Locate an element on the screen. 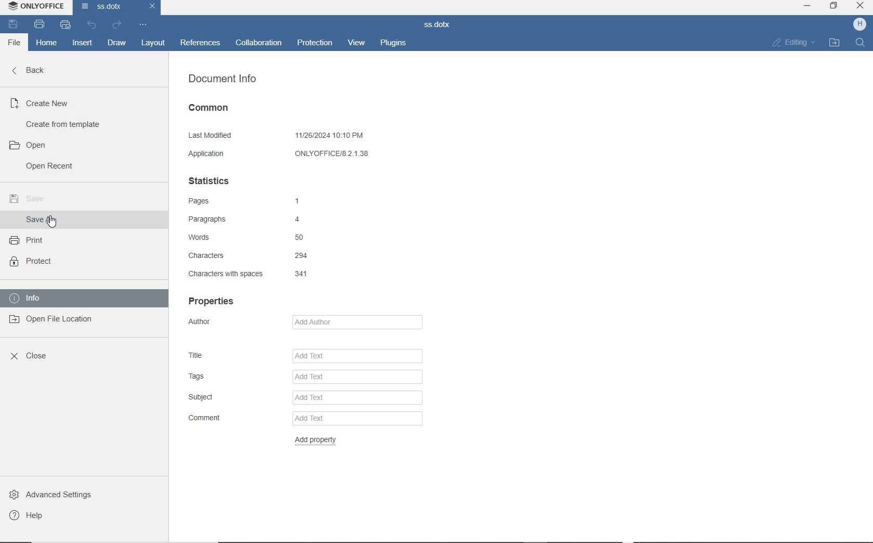  CLOSE is located at coordinates (32, 354).